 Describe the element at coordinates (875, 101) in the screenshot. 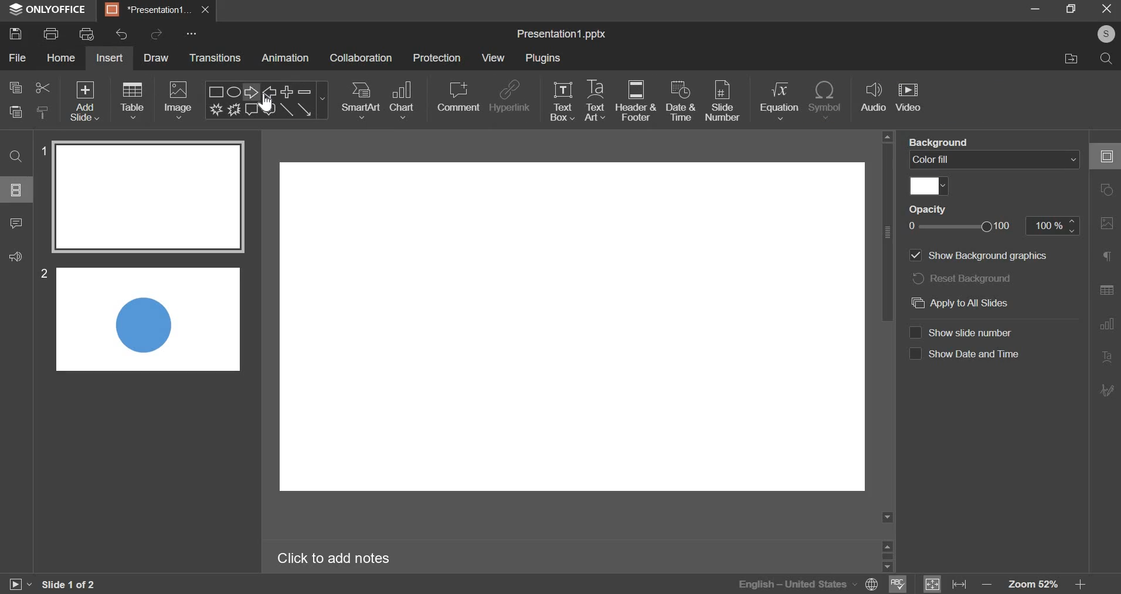

I see `audio` at that location.